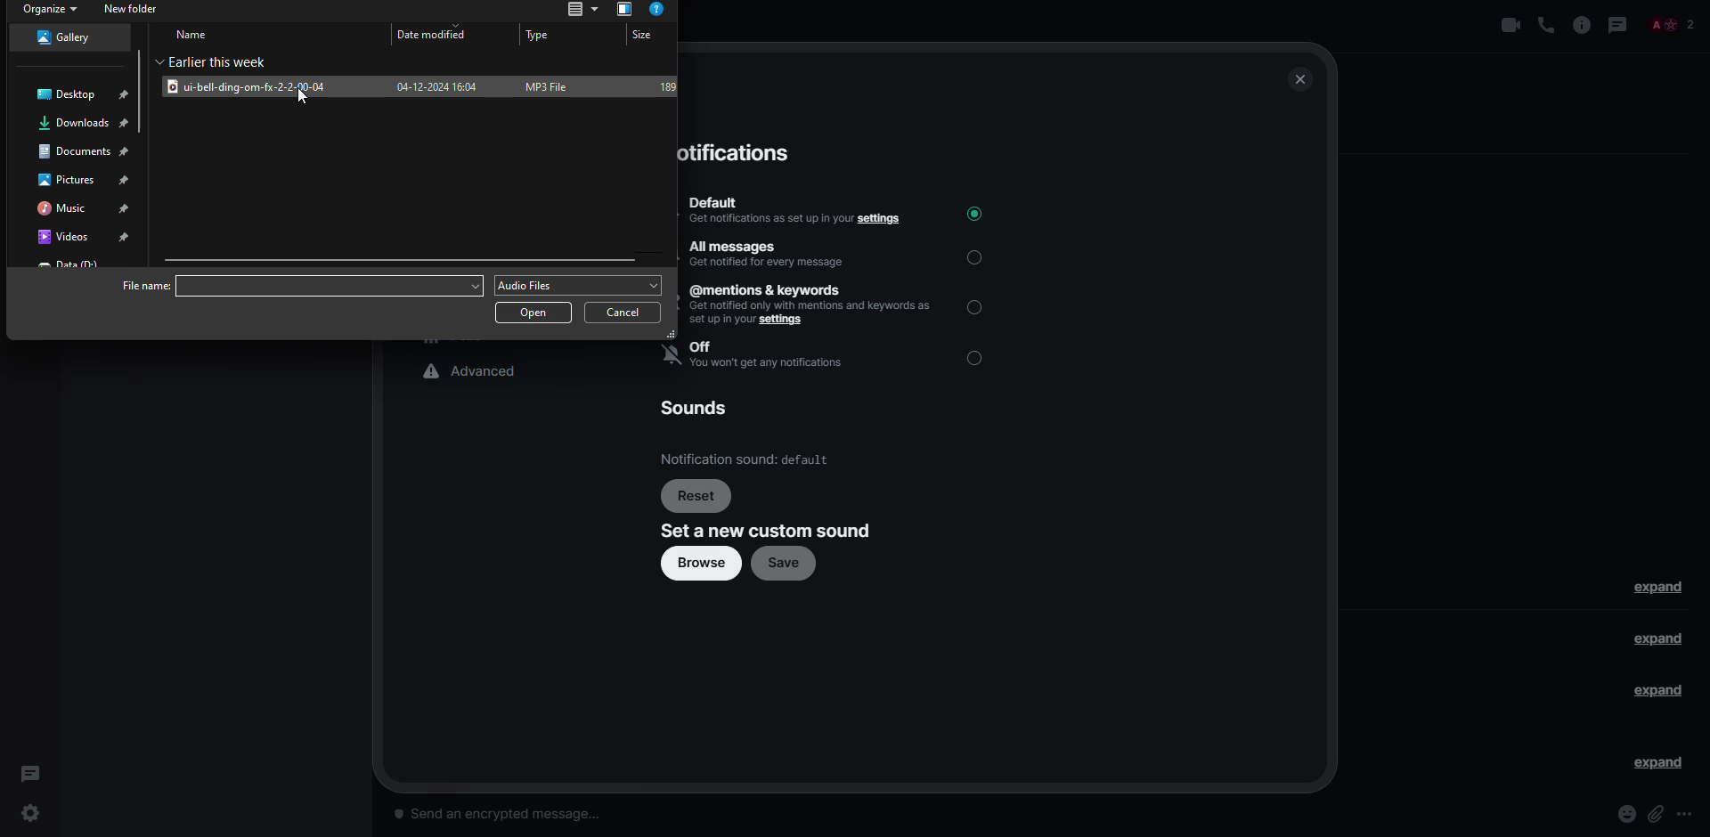 This screenshot has height=837, width=1710. What do you see at coordinates (302, 95) in the screenshot?
I see `cursor` at bounding box center [302, 95].